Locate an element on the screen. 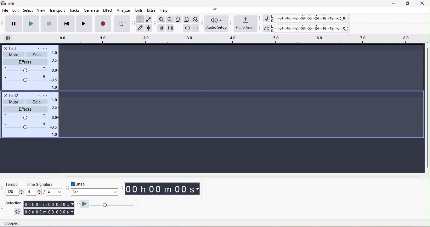  record is located at coordinates (104, 23).